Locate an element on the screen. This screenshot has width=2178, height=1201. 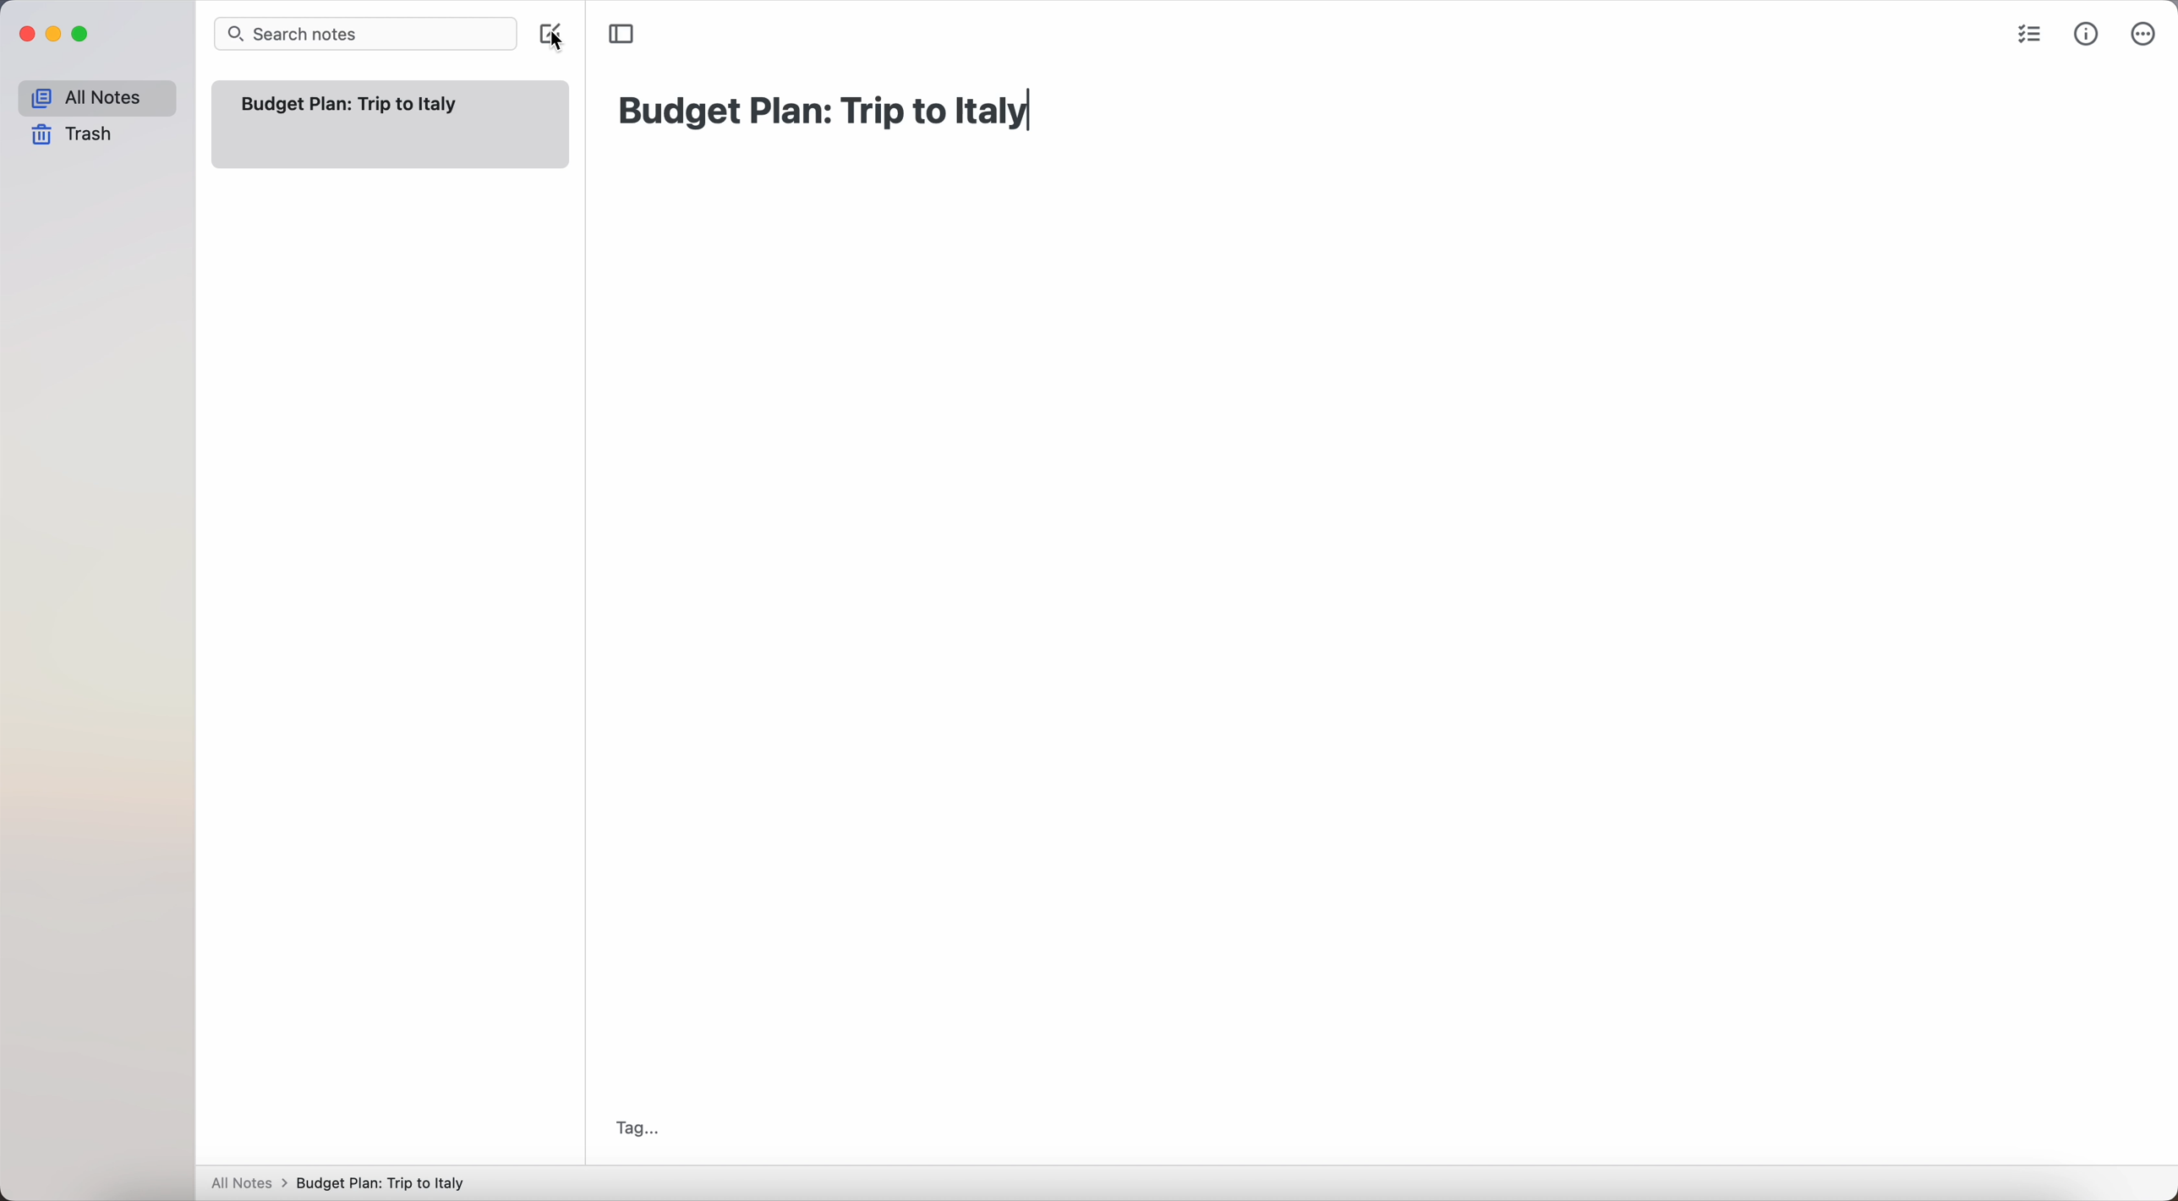
tag is located at coordinates (638, 1128).